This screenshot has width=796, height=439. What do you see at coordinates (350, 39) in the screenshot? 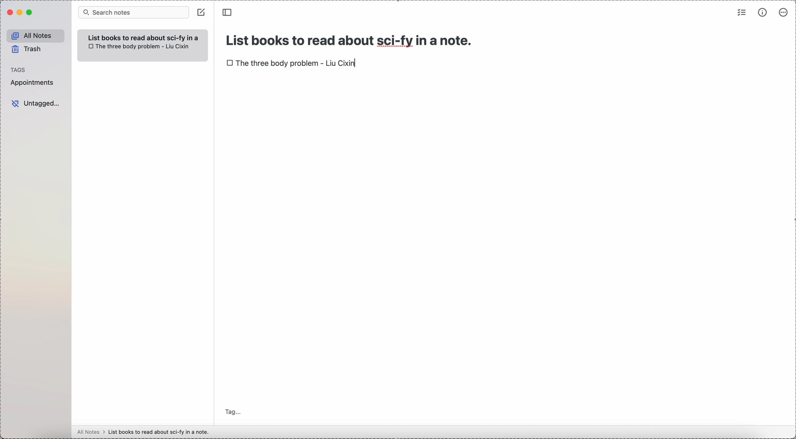
I see `title: List books to read about sci-fy in a note.` at bounding box center [350, 39].